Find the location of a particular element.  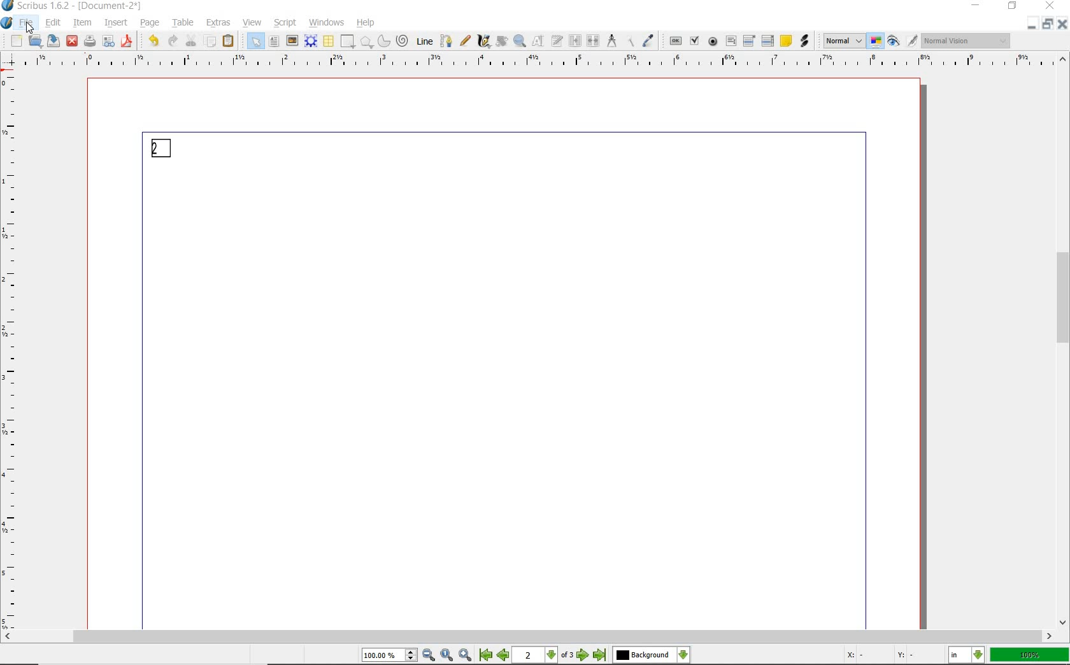

pdf check box is located at coordinates (695, 42).